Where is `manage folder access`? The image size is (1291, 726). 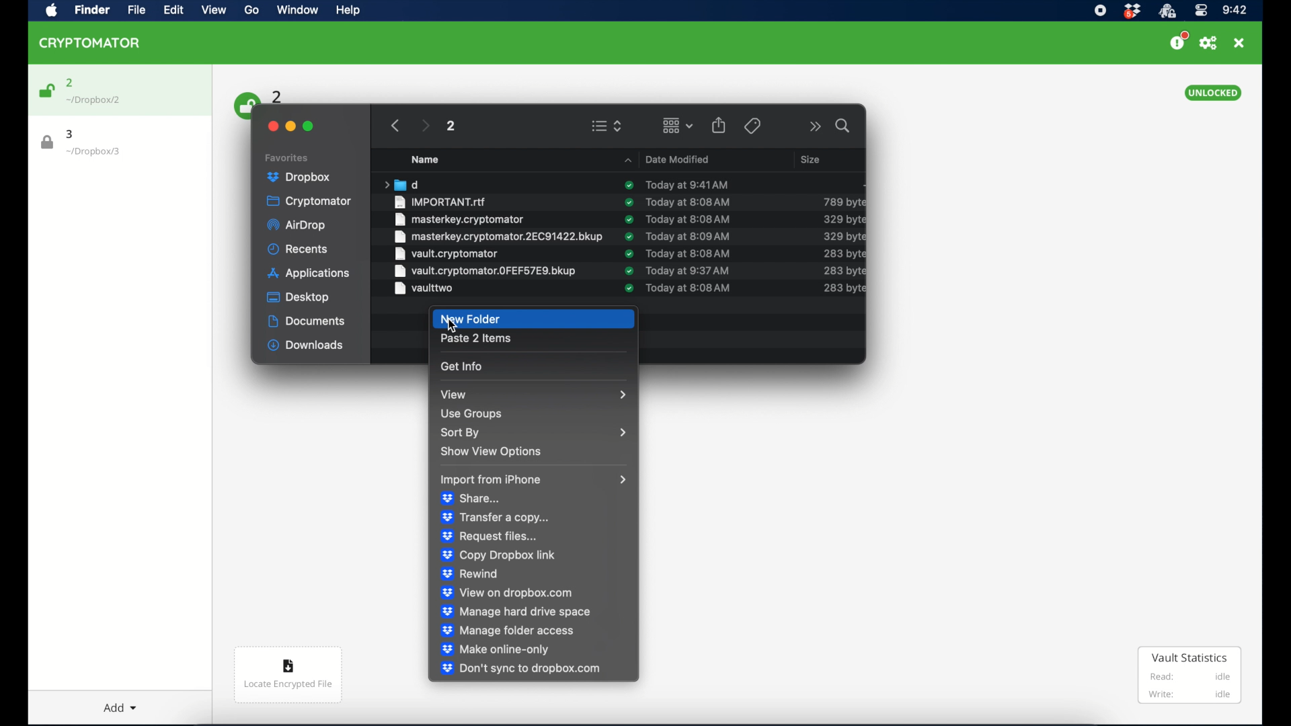
manage folder access is located at coordinates (508, 631).